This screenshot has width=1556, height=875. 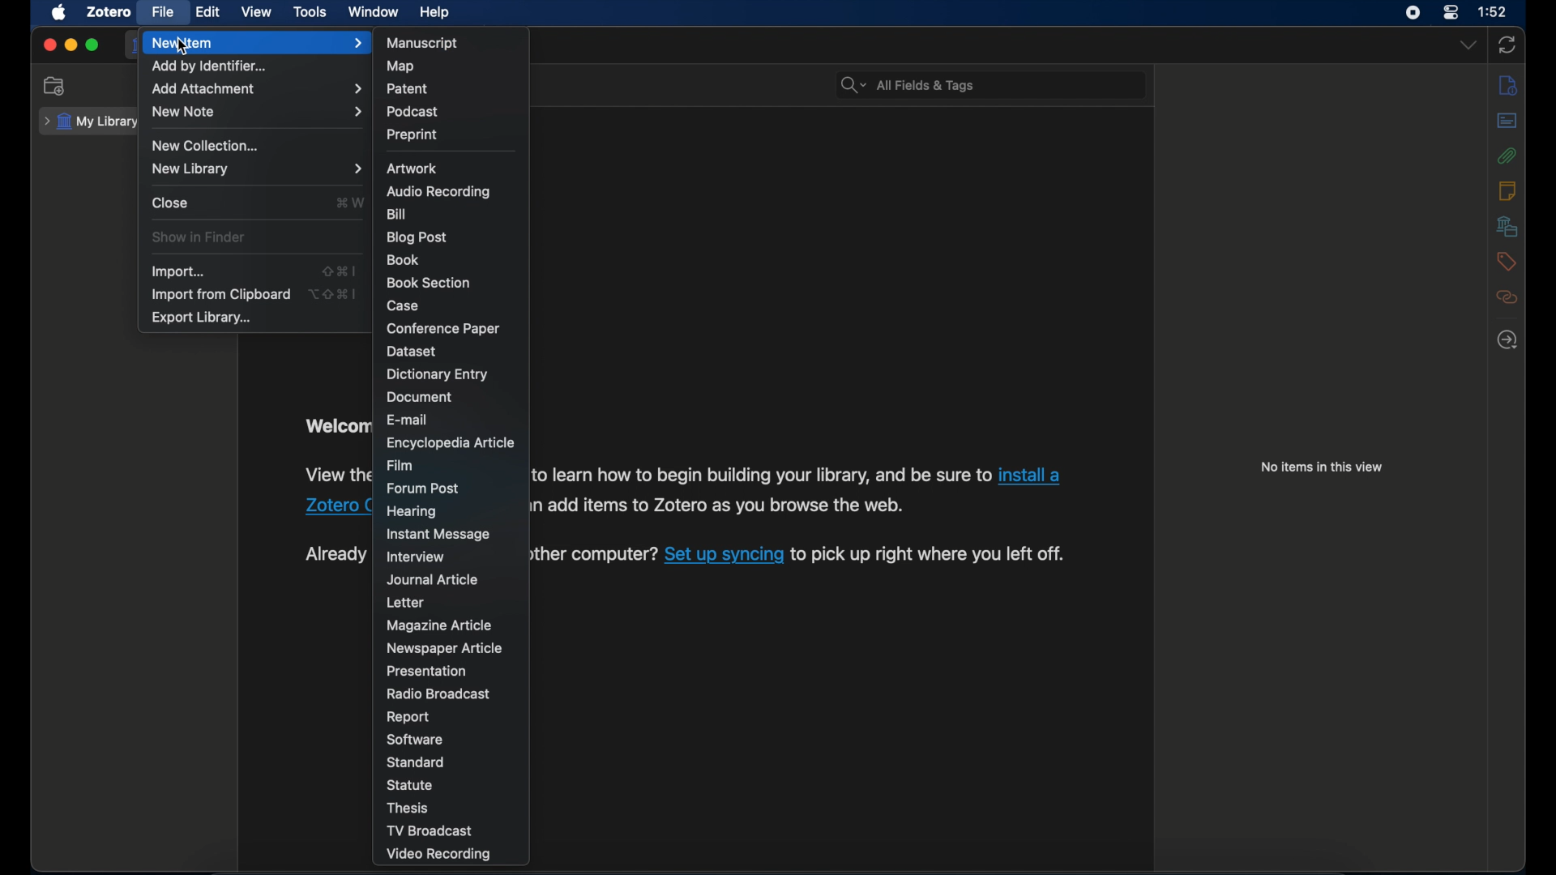 What do you see at coordinates (412, 512) in the screenshot?
I see `hearing` at bounding box center [412, 512].